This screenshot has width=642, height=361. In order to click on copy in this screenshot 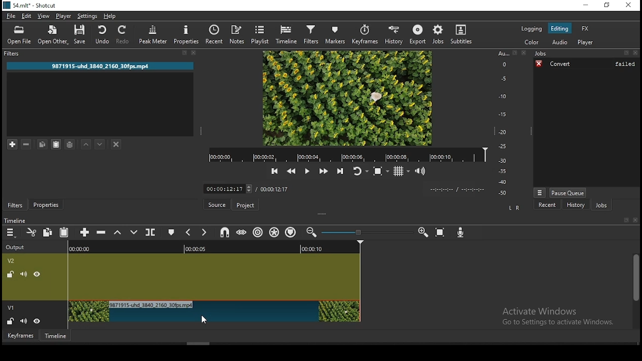, I will do `click(48, 232)`.